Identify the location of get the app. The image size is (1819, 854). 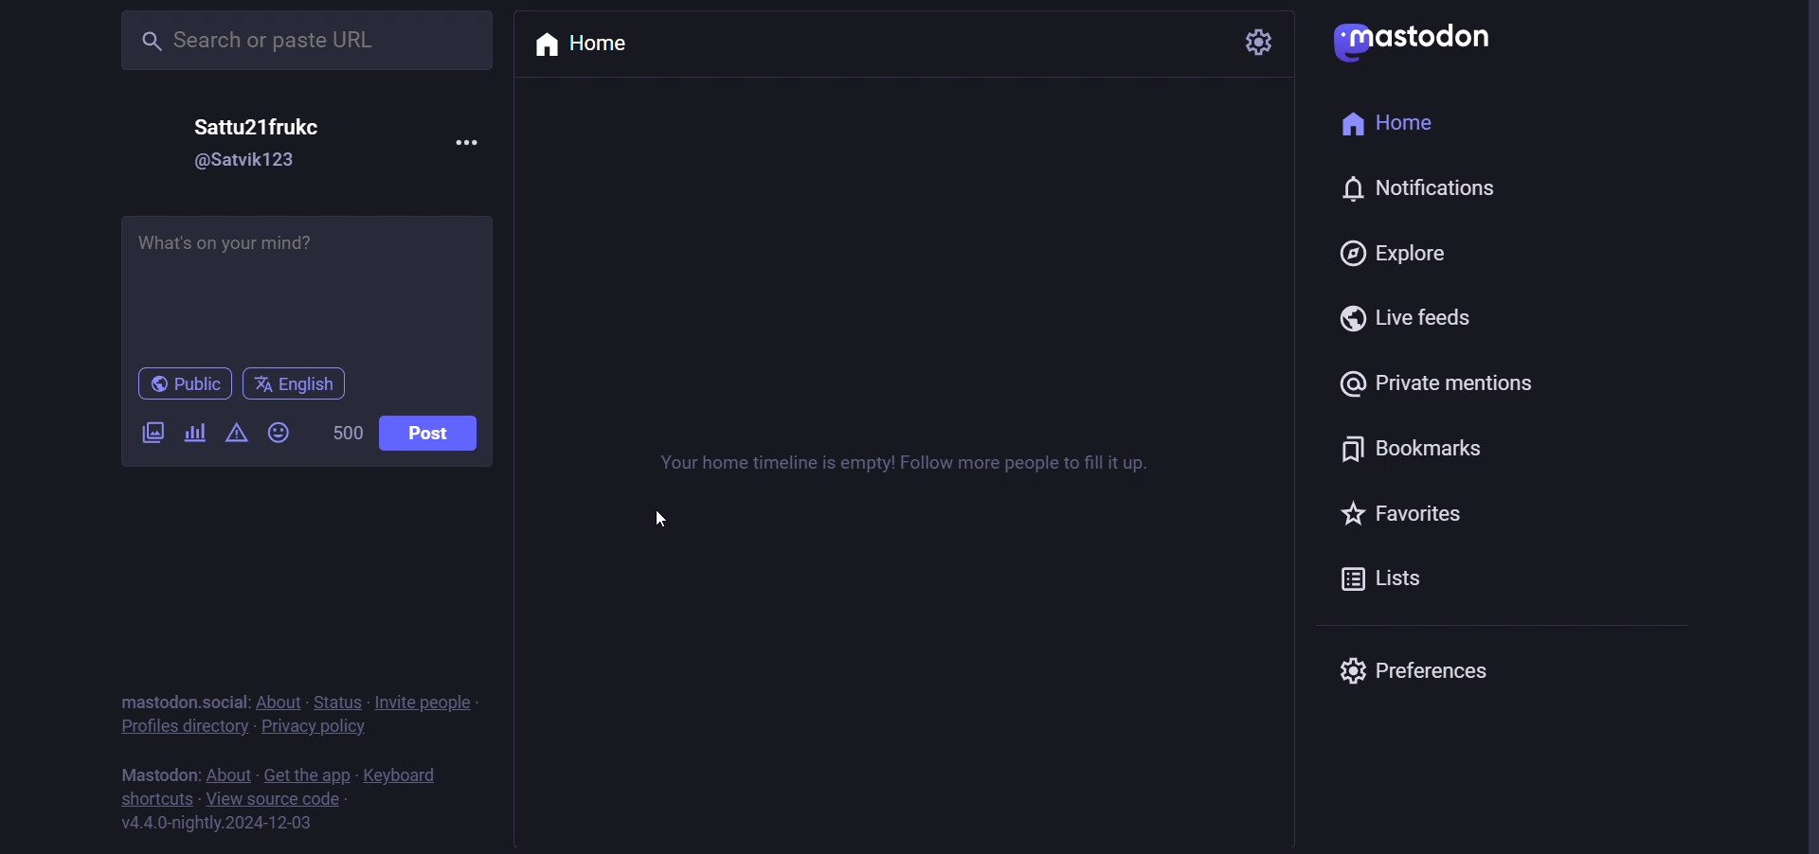
(310, 776).